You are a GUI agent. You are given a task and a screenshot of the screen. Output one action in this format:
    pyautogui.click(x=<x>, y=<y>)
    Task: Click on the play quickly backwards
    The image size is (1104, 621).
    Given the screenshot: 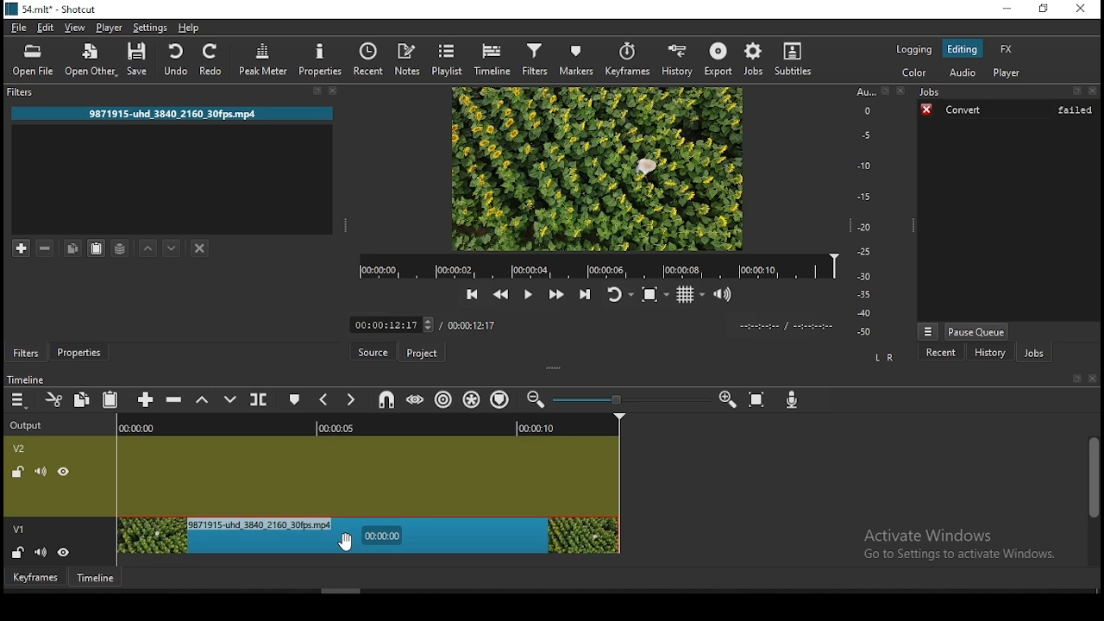 What is the action you would take?
    pyautogui.click(x=502, y=295)
    